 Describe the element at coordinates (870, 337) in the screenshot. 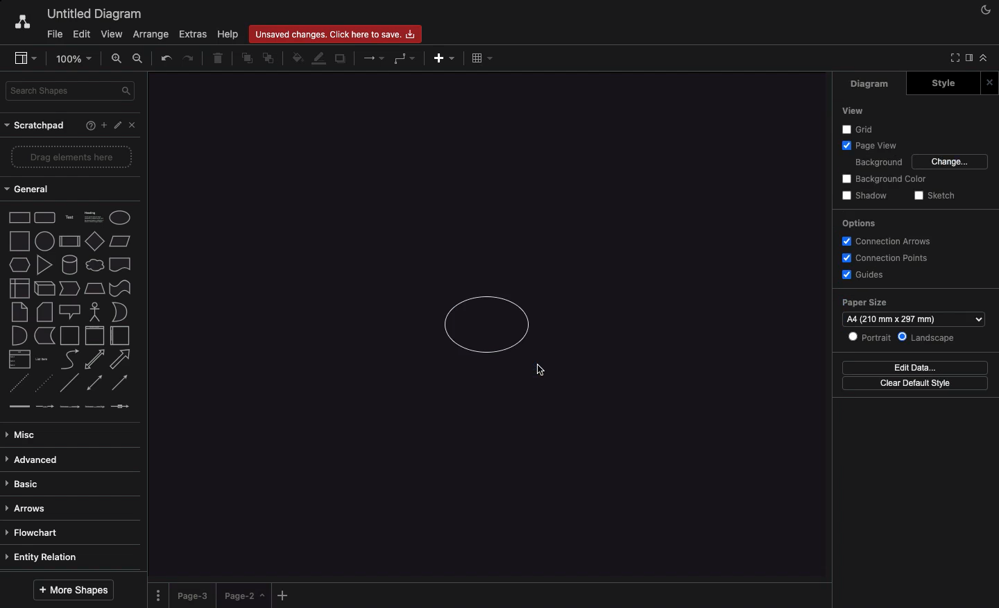

I see `Portrait` at that location.